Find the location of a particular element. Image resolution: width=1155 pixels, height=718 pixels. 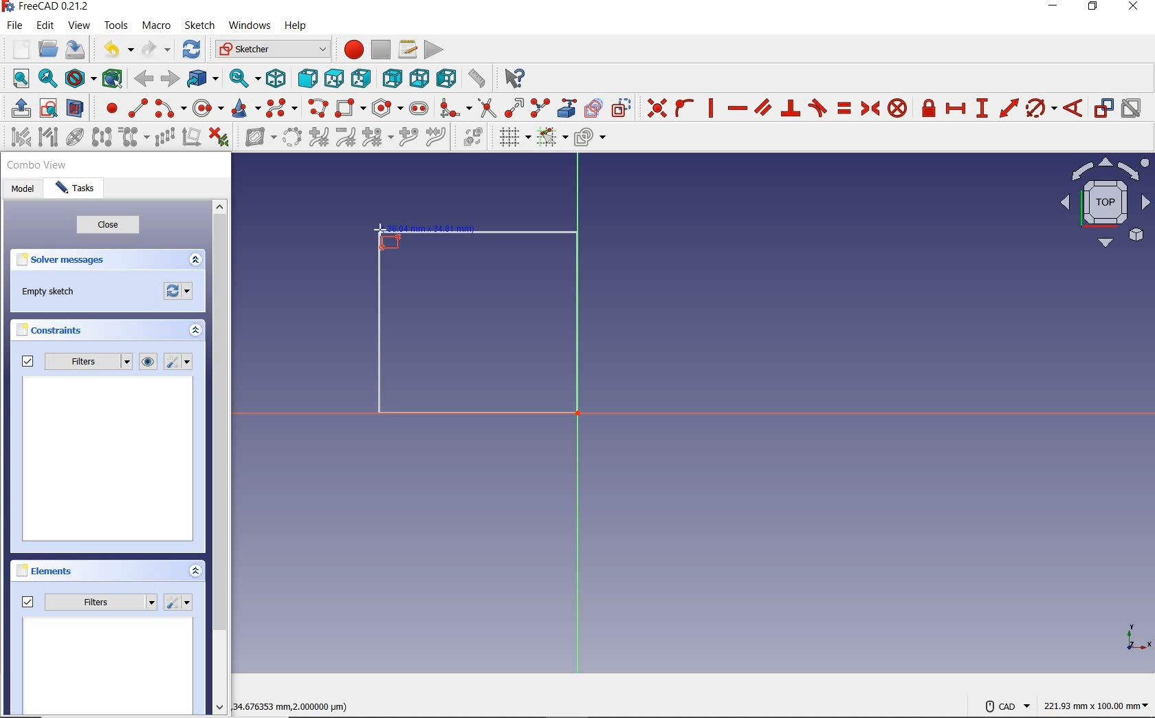

constrain block is located at coordinates (897, 108).